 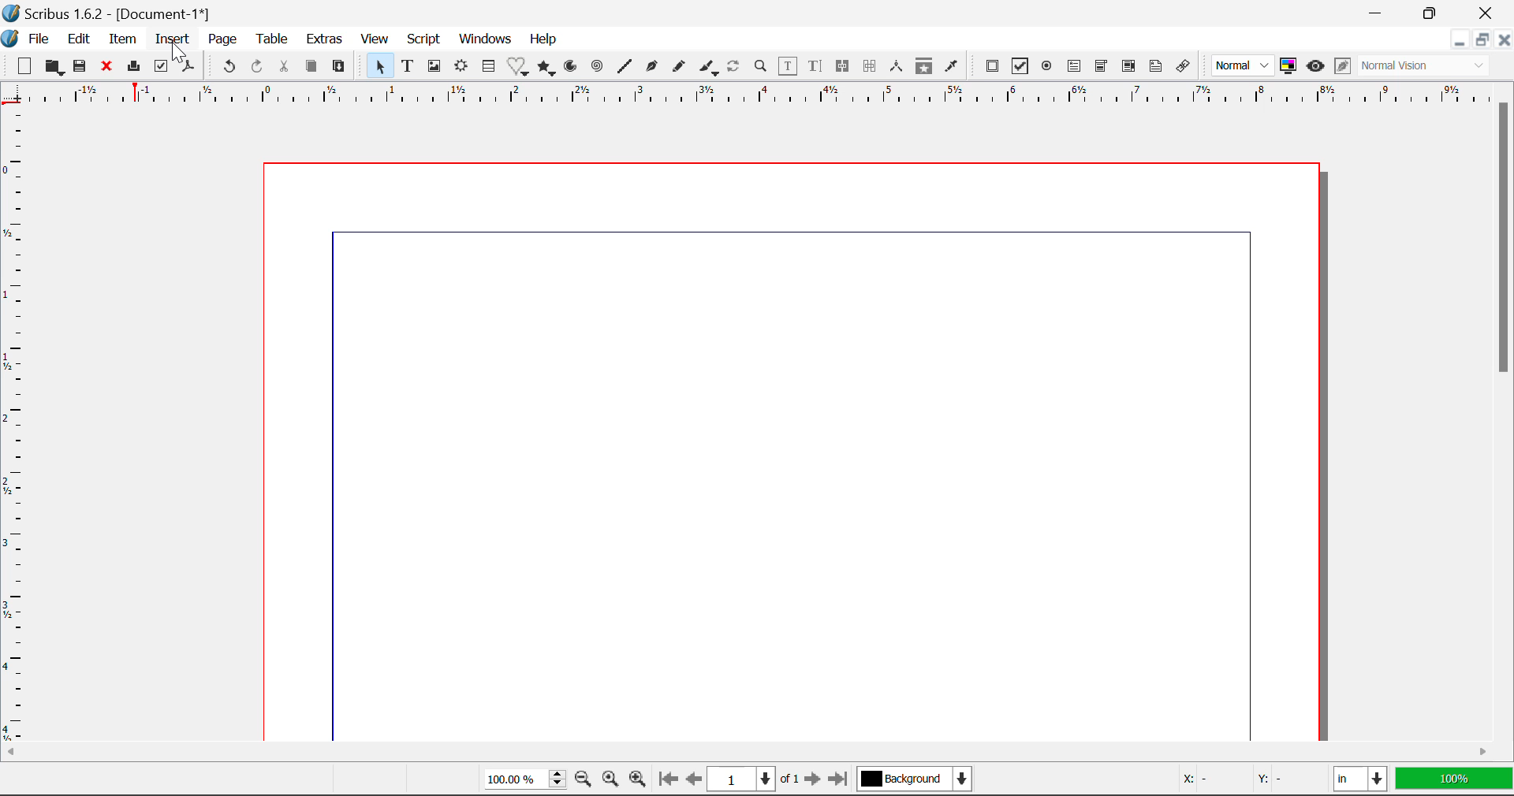 I want to click on Close, so click(x=1490, y=13).